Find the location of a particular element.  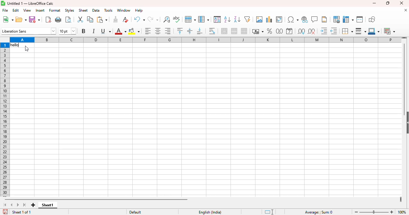

insert image is located at coordinates (269, 19).